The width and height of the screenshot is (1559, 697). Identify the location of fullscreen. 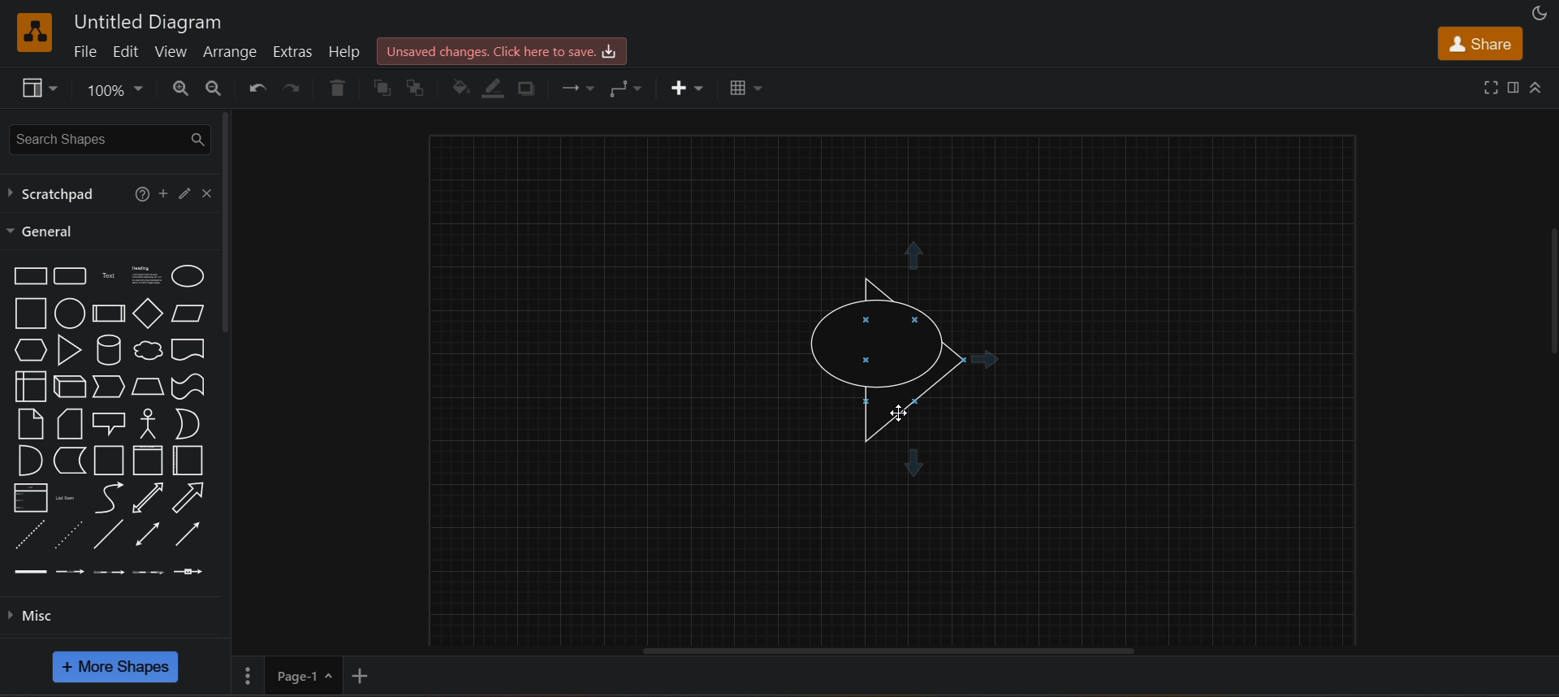
(1491, 87).